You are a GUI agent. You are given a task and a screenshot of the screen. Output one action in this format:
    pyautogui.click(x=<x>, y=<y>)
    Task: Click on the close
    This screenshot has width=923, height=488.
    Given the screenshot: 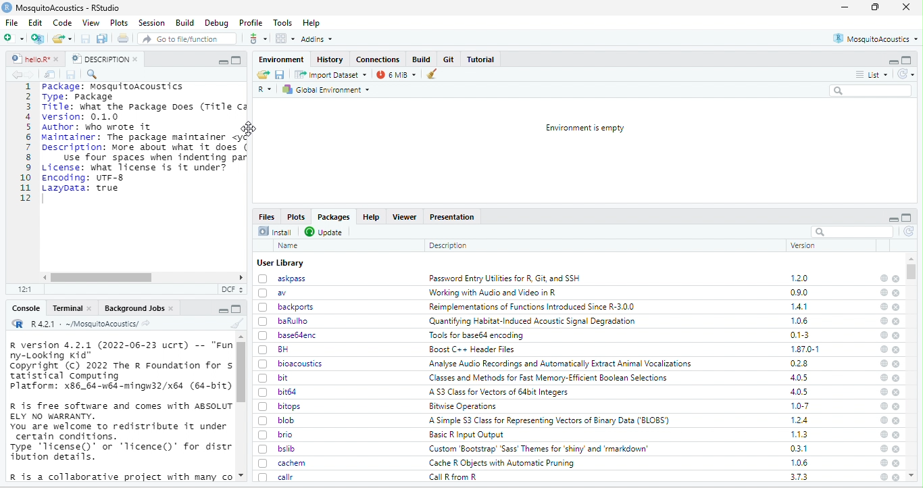 What is the action you would take?
    pyautogui.click(x=897, y=308)
    